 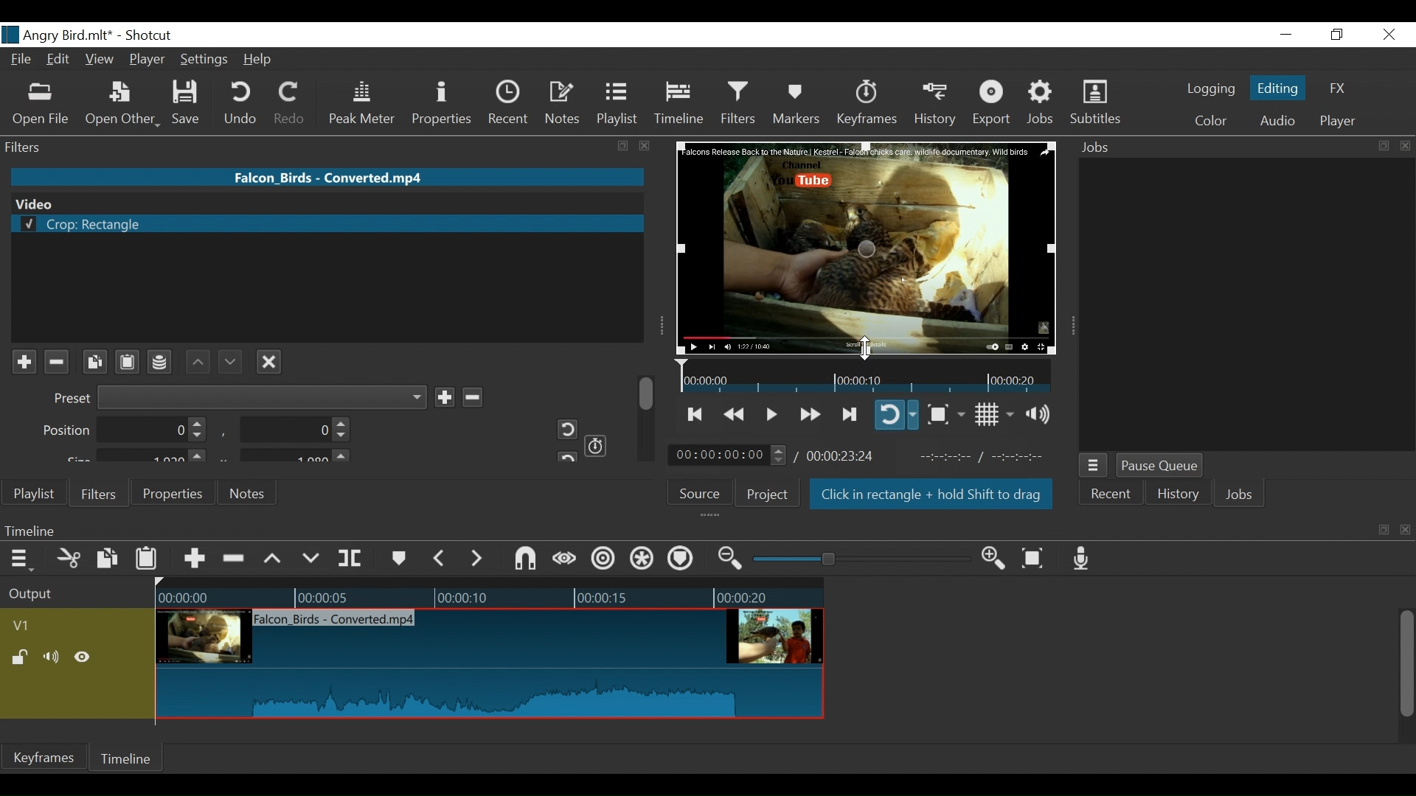 What do you see at coordinates (1280, 87) in the screenshot?
I see `Editing` at bounding box center [1280, 87].